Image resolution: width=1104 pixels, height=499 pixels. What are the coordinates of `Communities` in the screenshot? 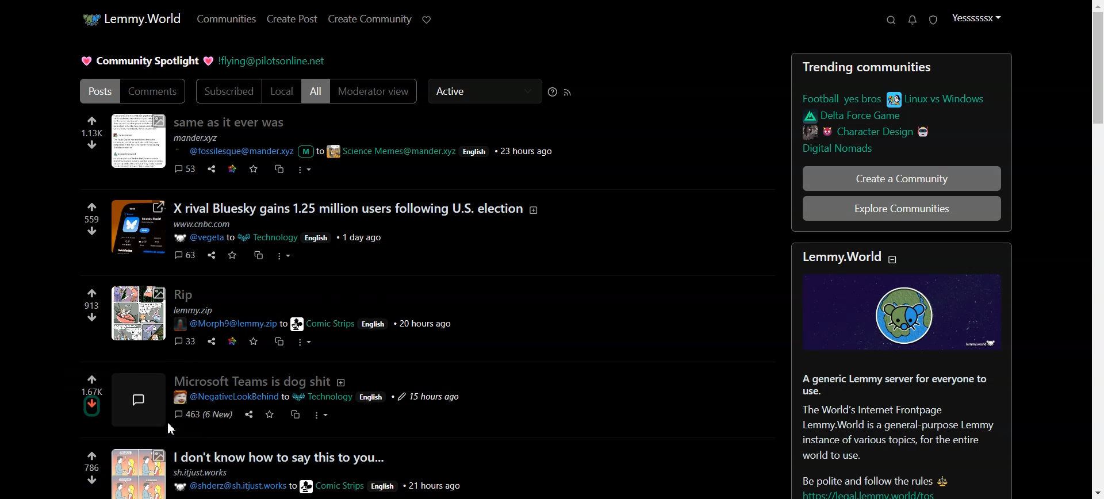 It's located at (226, 19).